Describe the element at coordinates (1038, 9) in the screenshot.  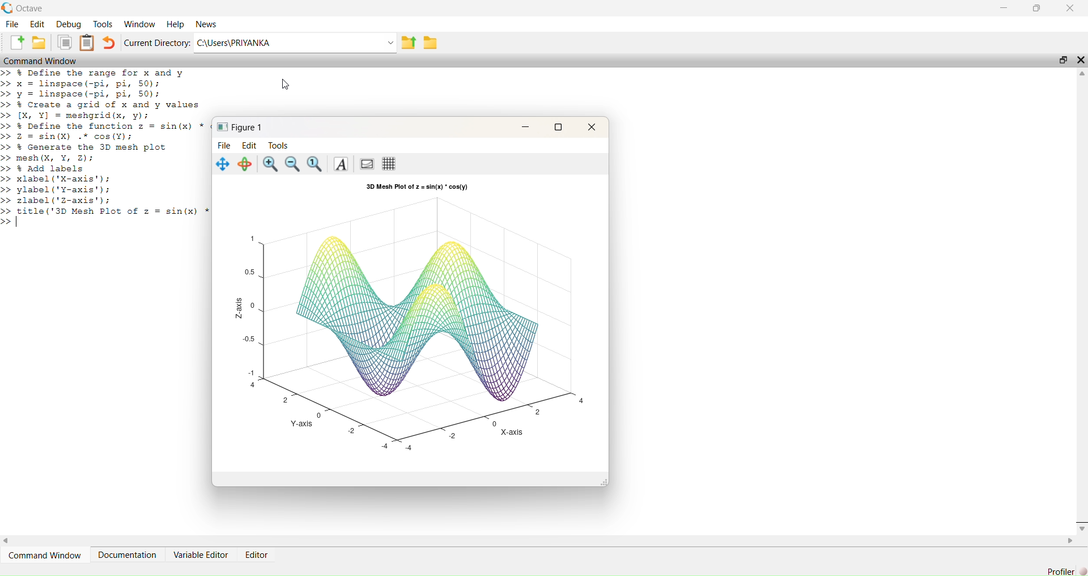
I see `Maximize/Restore` at that location.